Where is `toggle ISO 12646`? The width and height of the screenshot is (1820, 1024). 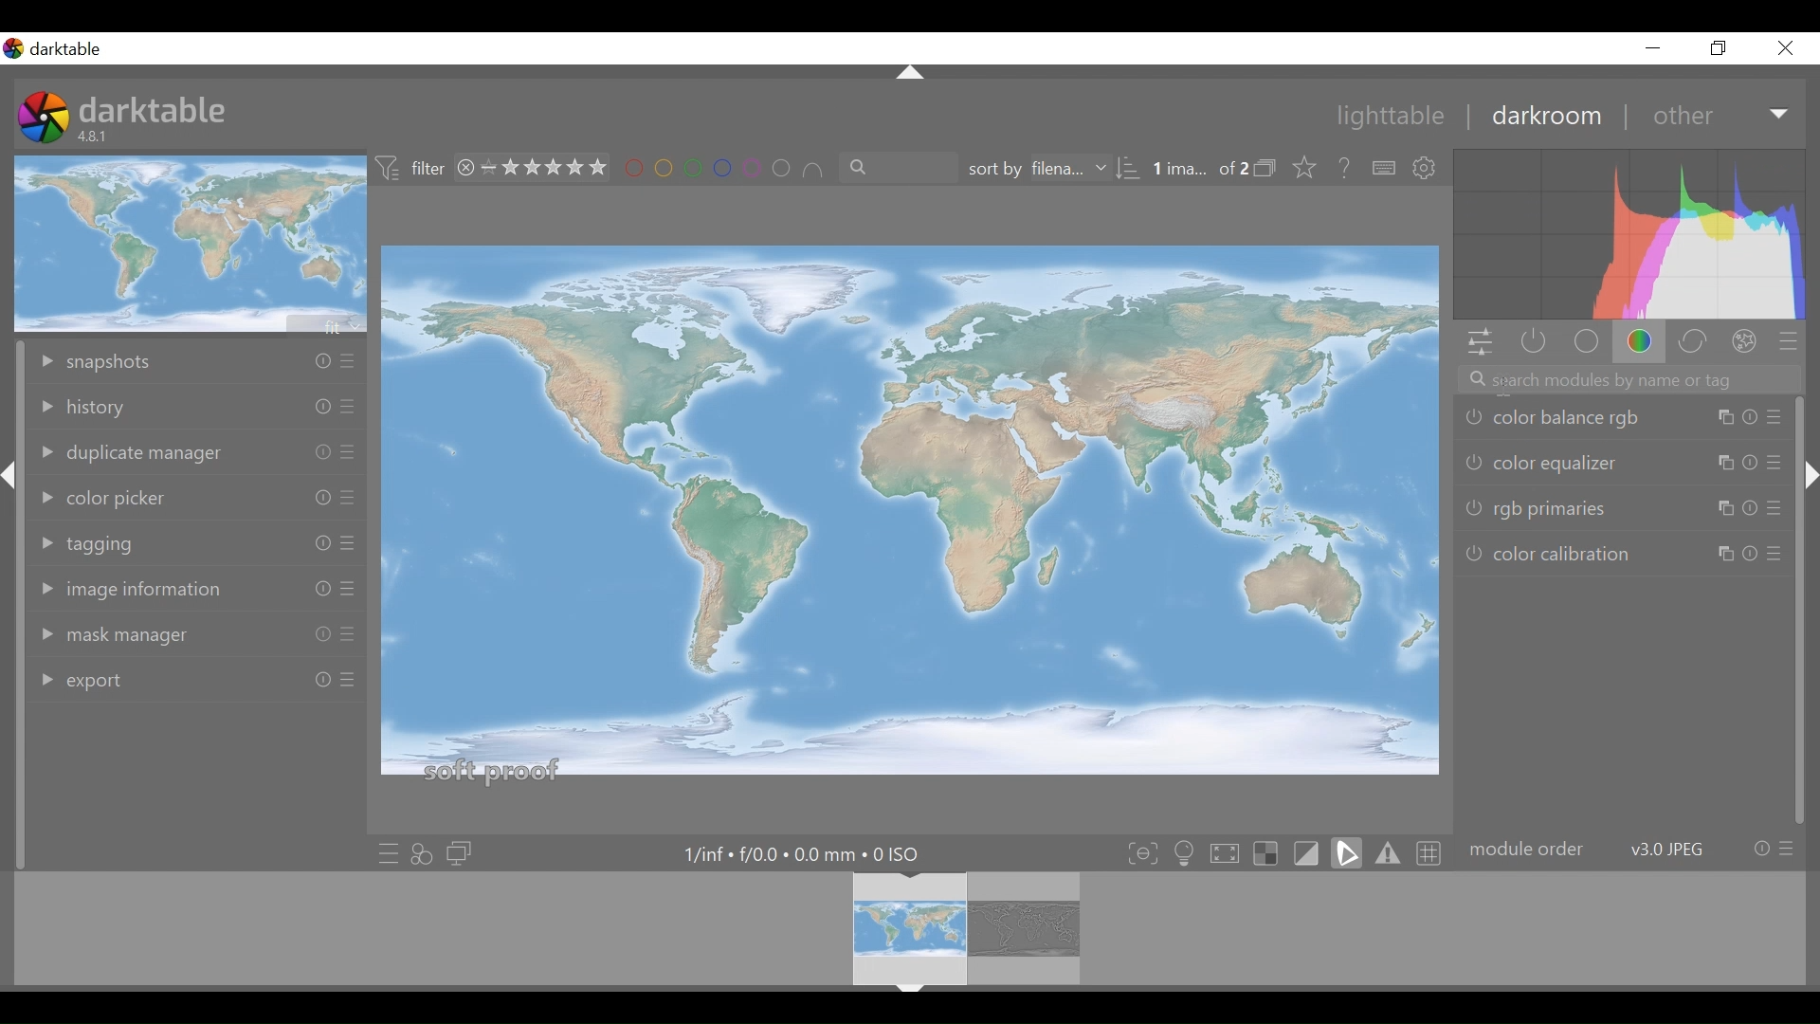 toggle ISO 12646 is located at coordinates (1185, 850).